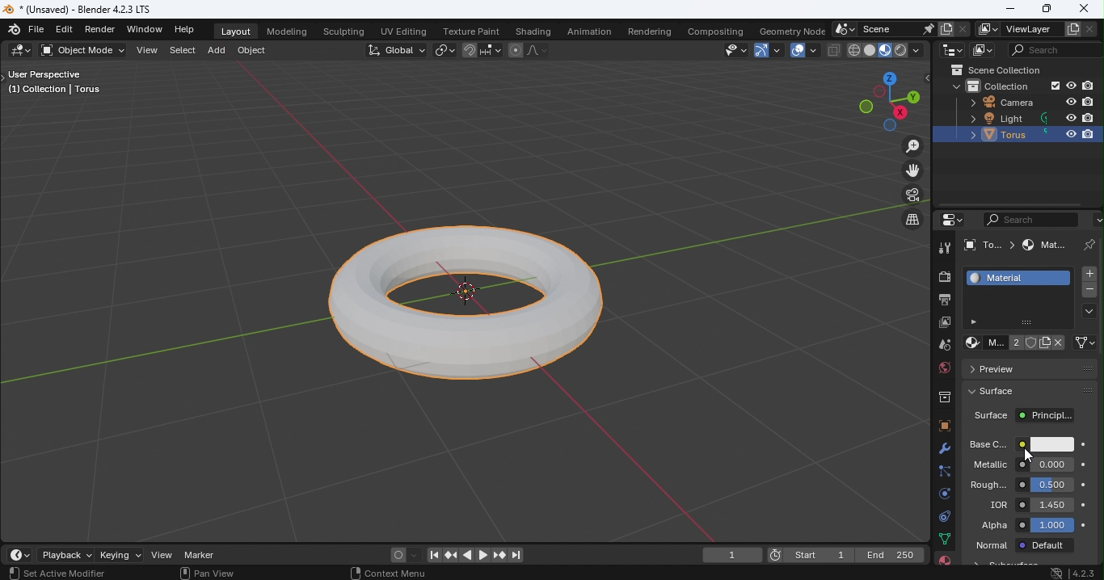 This screenshot has width=1104, height=580. Describe the element at coordinates (941, 277) in the screenshot. I see `Render` at that location.